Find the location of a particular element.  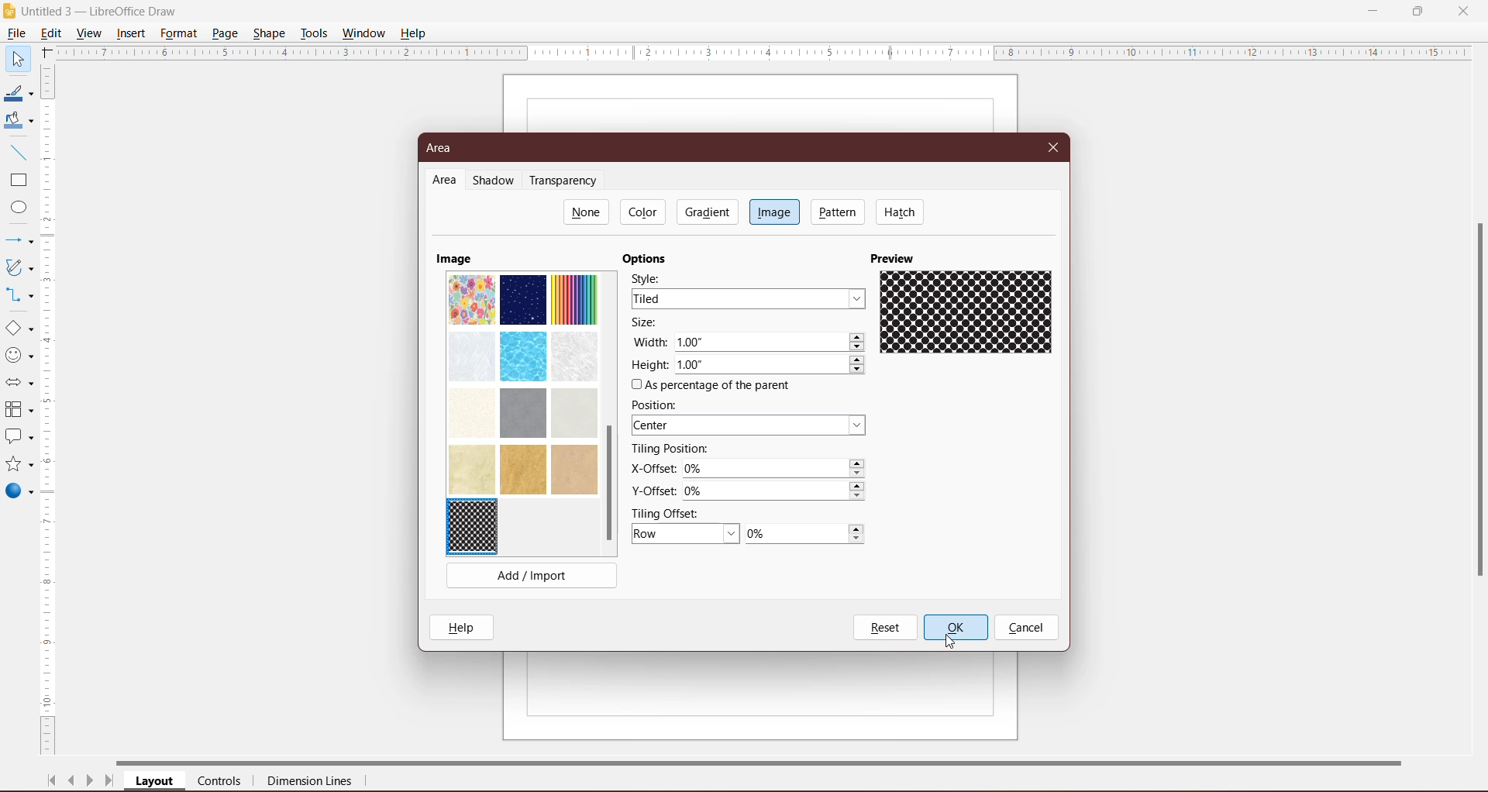

Image is located at coordinates (774, 211).